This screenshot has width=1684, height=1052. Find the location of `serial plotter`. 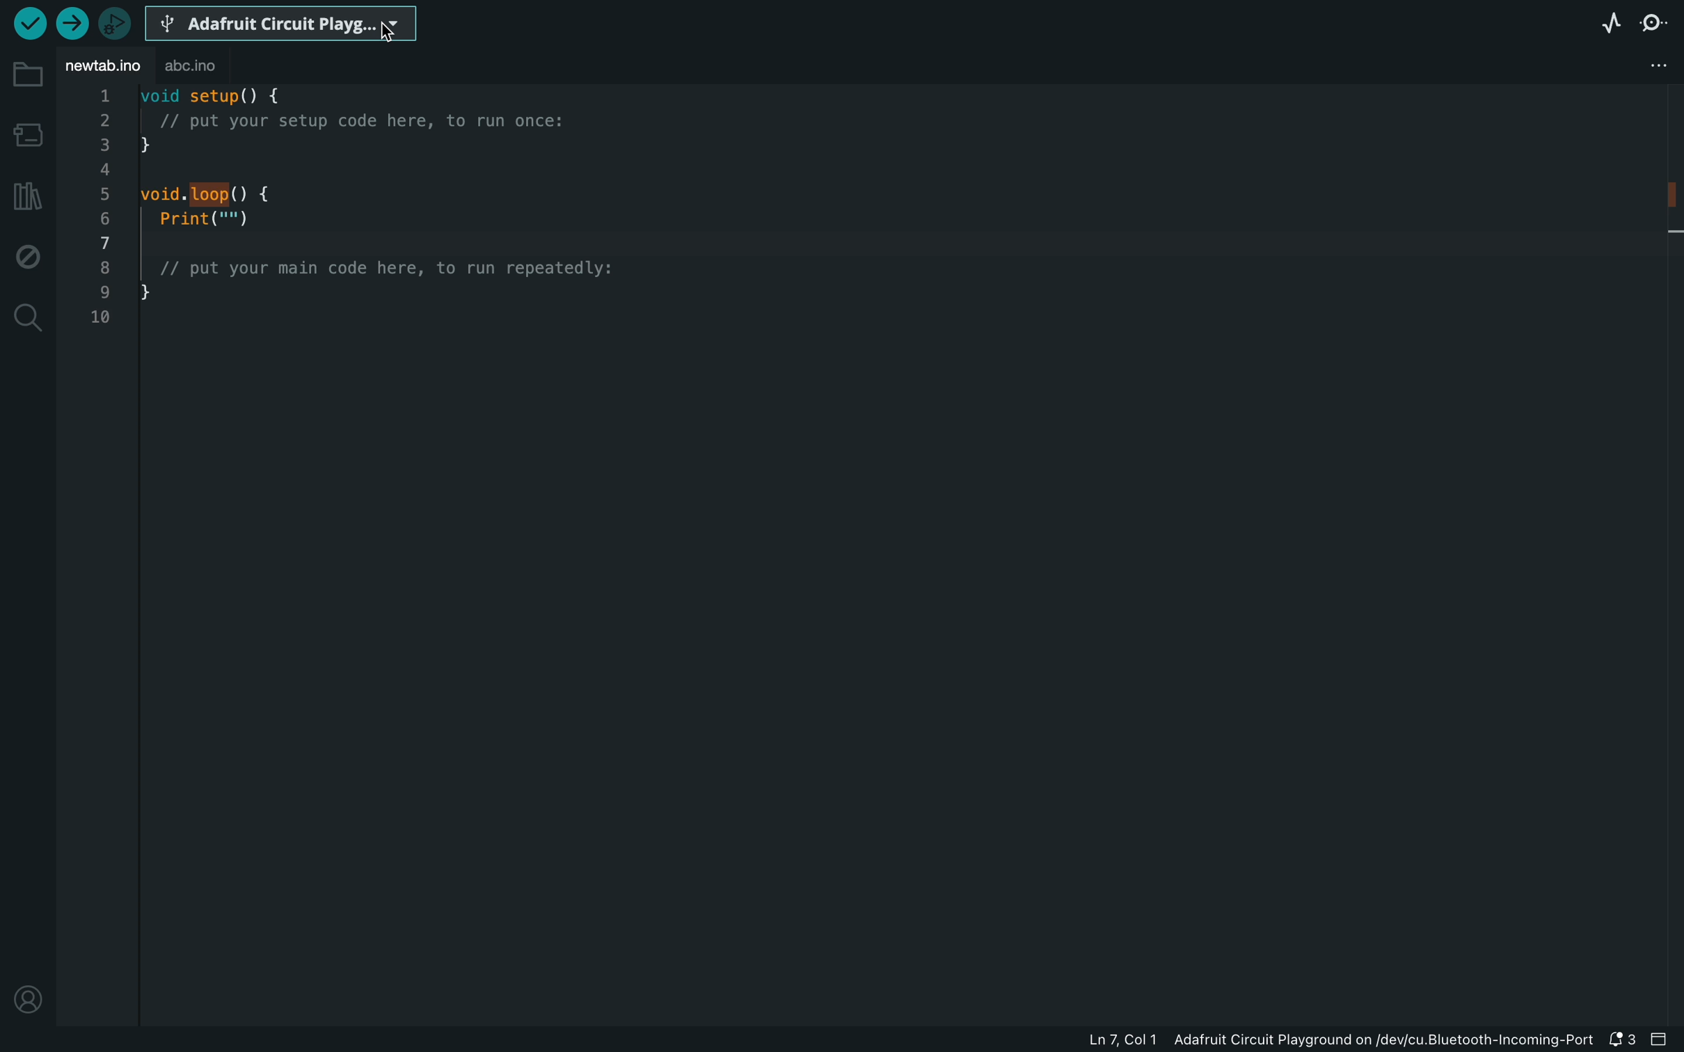

serial plotter is located at coordinates (1609, 23).